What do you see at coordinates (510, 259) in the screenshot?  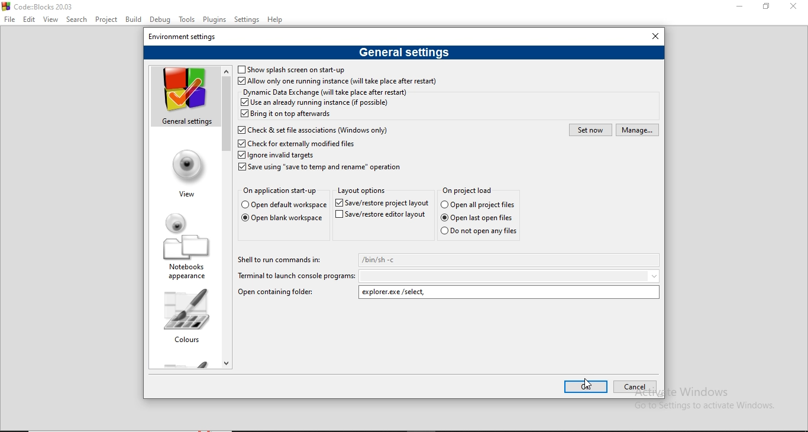 I see `/bin/sh-c` at bounding box center [510, 259].